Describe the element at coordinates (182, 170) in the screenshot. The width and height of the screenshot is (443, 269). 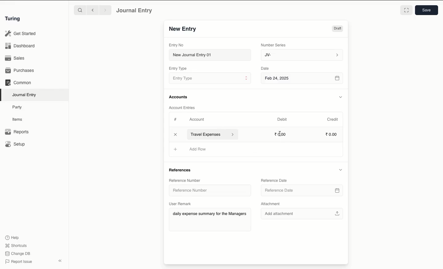
I see `References` at that location.